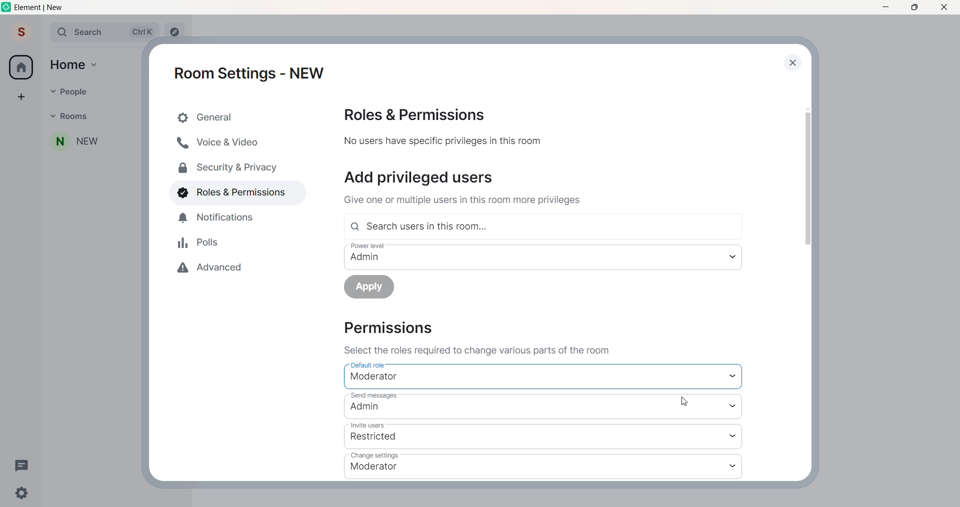  What do you see at coordinates (946, 7) in the screenshot?
I see `close` at bounding box center [946, 7].